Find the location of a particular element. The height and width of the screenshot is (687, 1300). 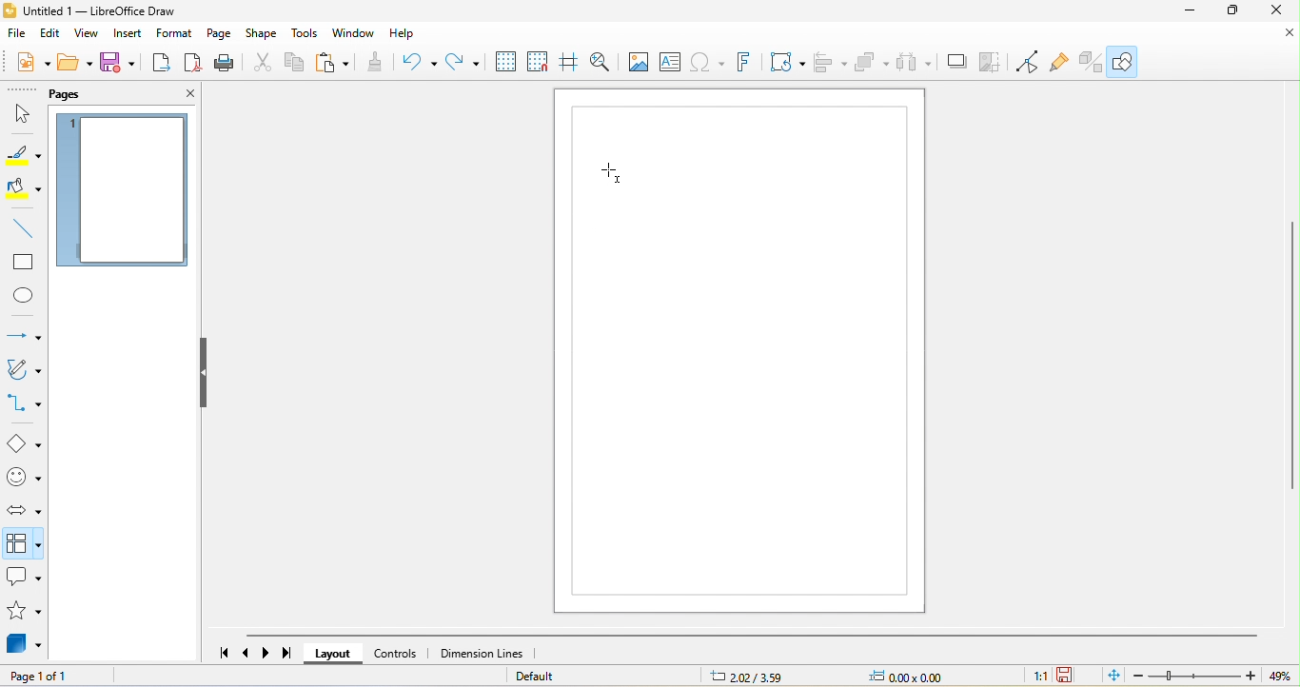

helplines while moving is located at coordinates (572, 63).